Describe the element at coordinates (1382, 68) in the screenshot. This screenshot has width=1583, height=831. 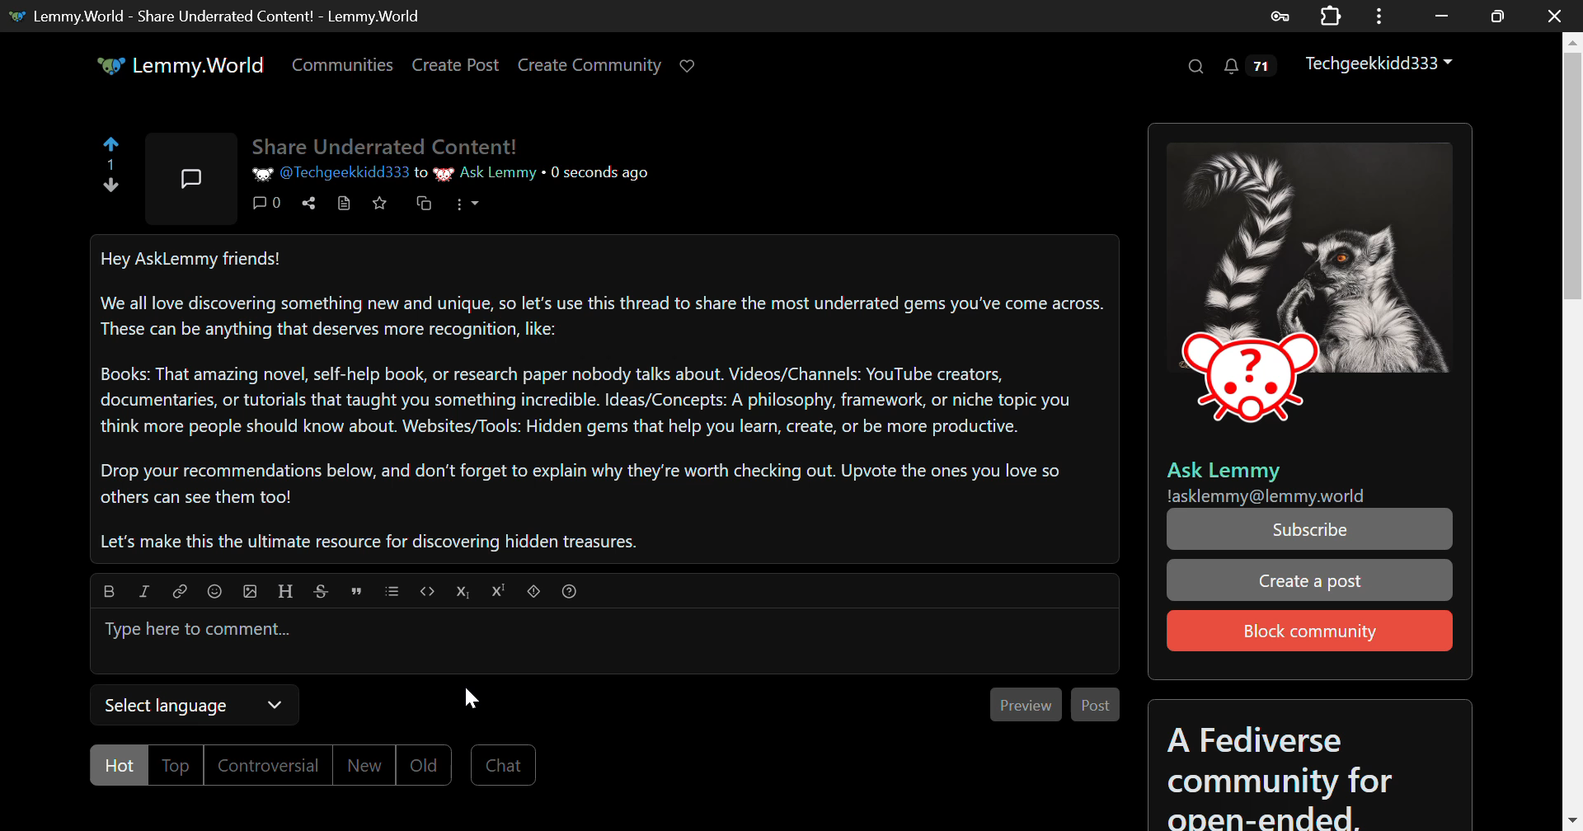
I see `Techgeekkidd333` at that location.